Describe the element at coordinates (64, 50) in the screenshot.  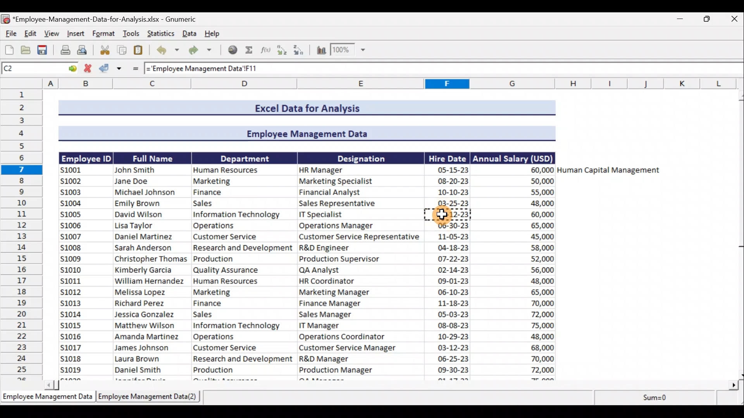
I see `Print the current file` at that location.